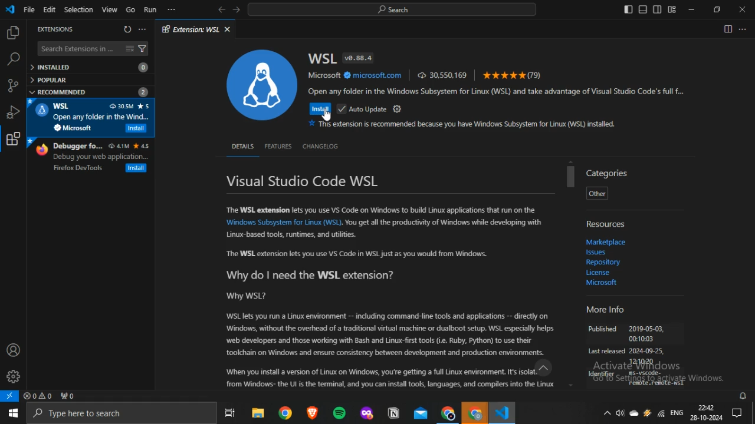 This screenshot has width=755, height=424. Describe the element at coordinates (143, 49) in the screenshot. I see `filter` at that location.